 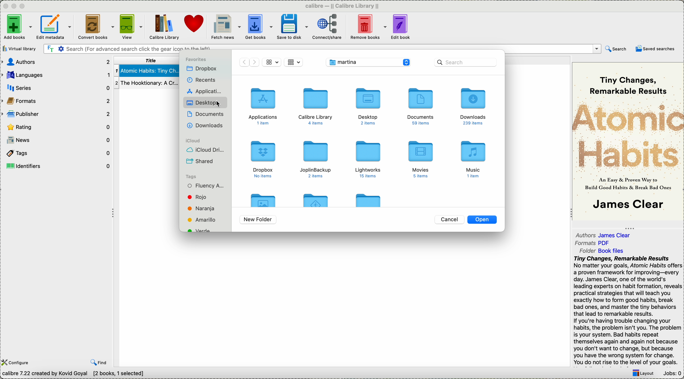 I want to click on tag, so click(x=202, y=208).